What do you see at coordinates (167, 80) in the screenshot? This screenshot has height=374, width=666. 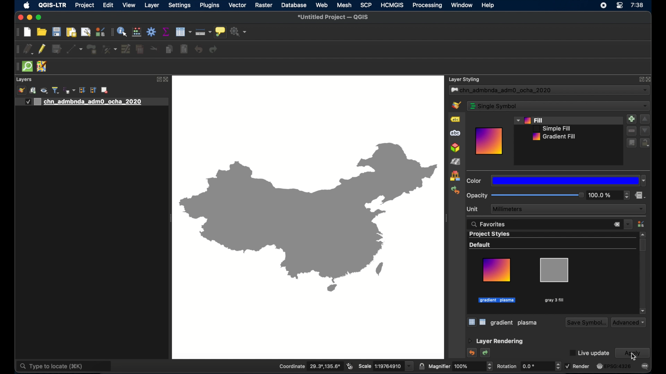 I see `close` at bounding box center [167, 80].